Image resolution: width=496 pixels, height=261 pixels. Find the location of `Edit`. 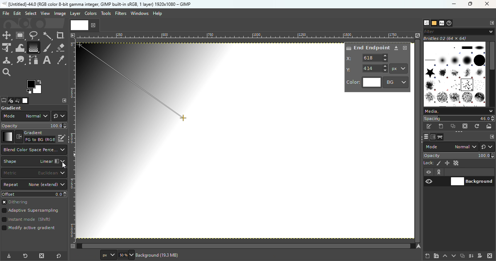

Edit is located at coordinates (17, 13).